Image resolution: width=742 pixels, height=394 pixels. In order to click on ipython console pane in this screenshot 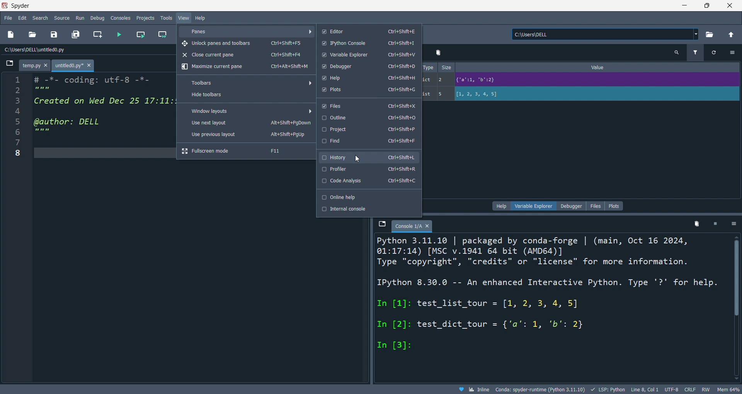, I will do `click(549, 307)`.